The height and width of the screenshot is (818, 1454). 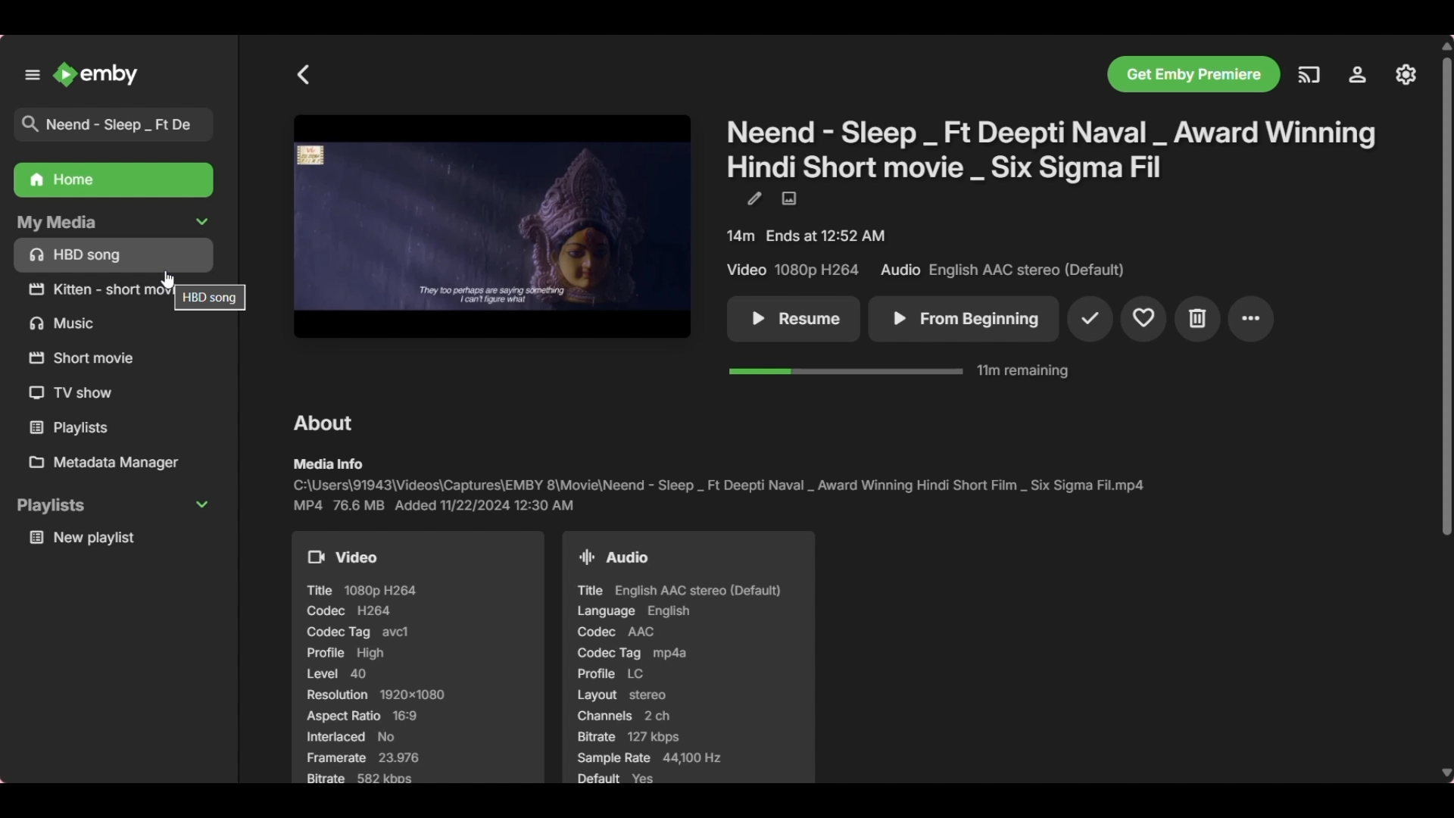 What do you see at coordinates (96, 74) in the screenshot?
I see `Go to home` at bounding box center [96, 74].